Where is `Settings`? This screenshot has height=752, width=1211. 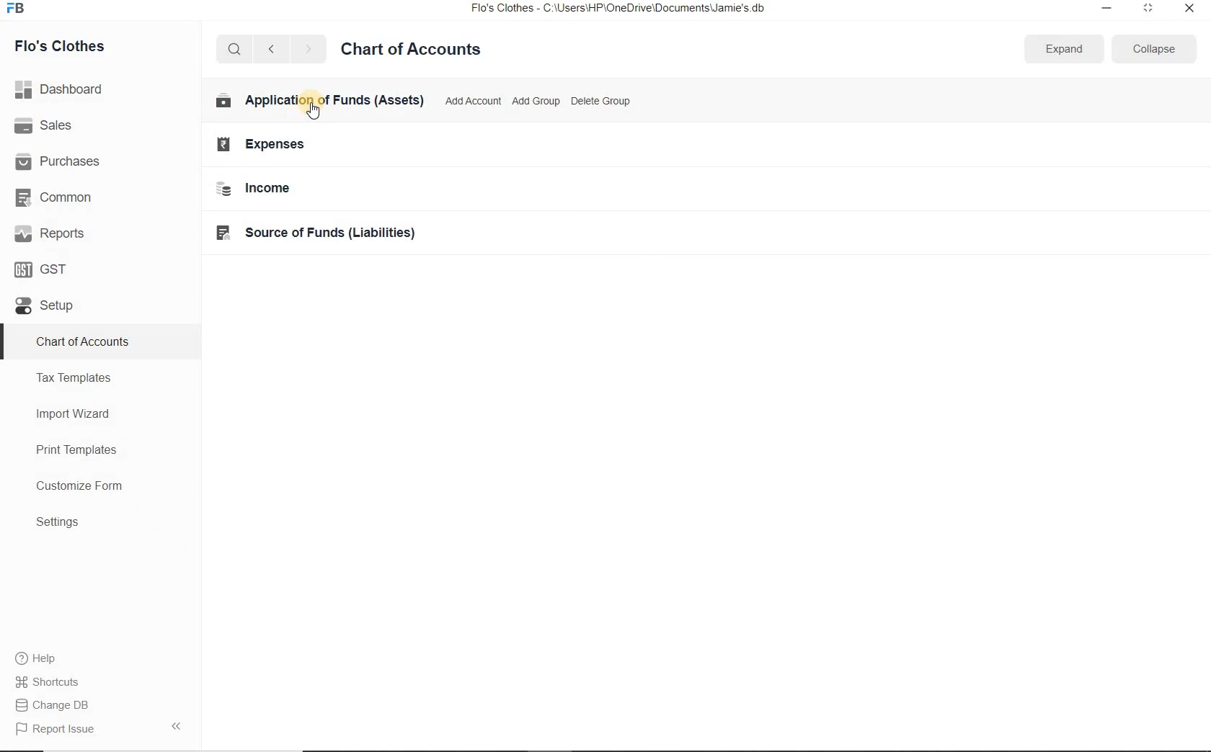 Settings is located at coordinates (98, 524).